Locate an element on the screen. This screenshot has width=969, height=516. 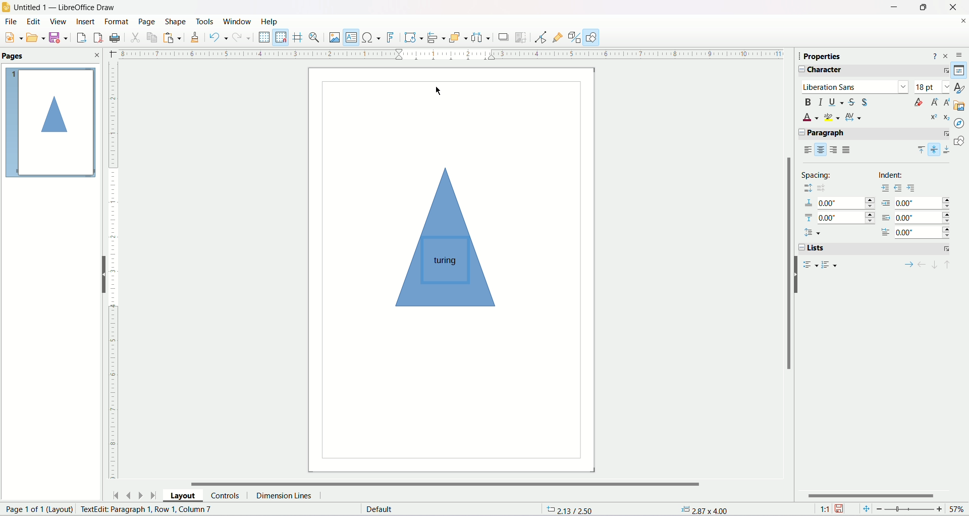
increase font size is located at coordinates (935, 102).